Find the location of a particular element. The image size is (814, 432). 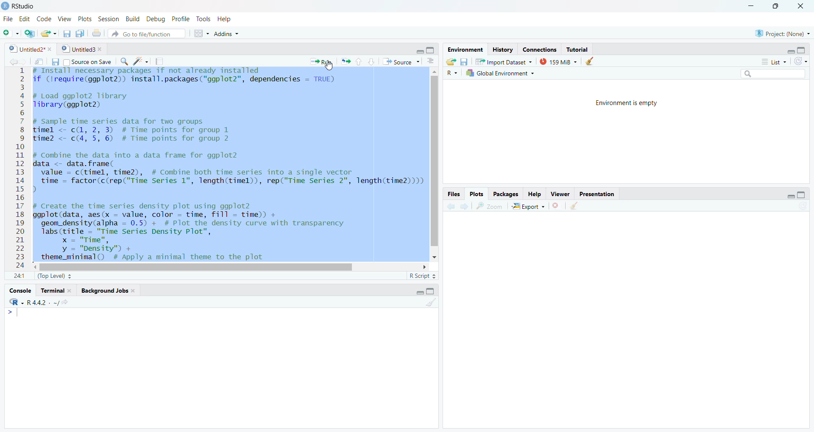

R is located at coordinates (15, 302).